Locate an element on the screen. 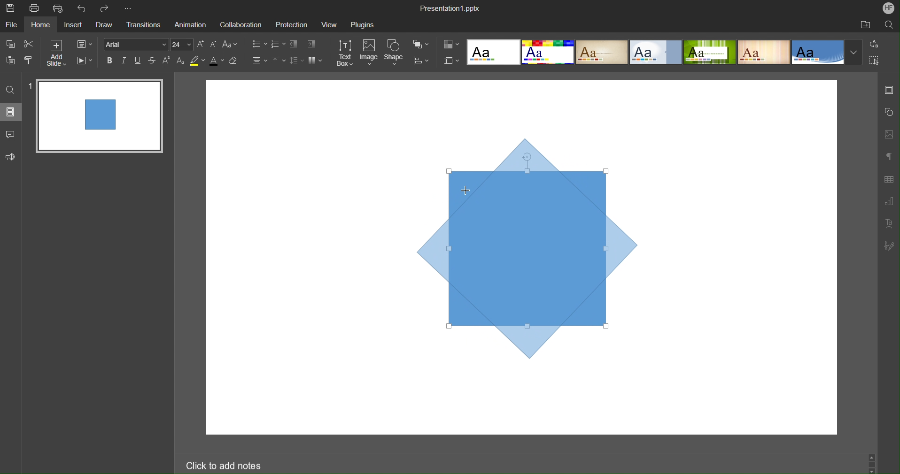 The image size is (900, 474). Columns is located at coordinates (315, 61).